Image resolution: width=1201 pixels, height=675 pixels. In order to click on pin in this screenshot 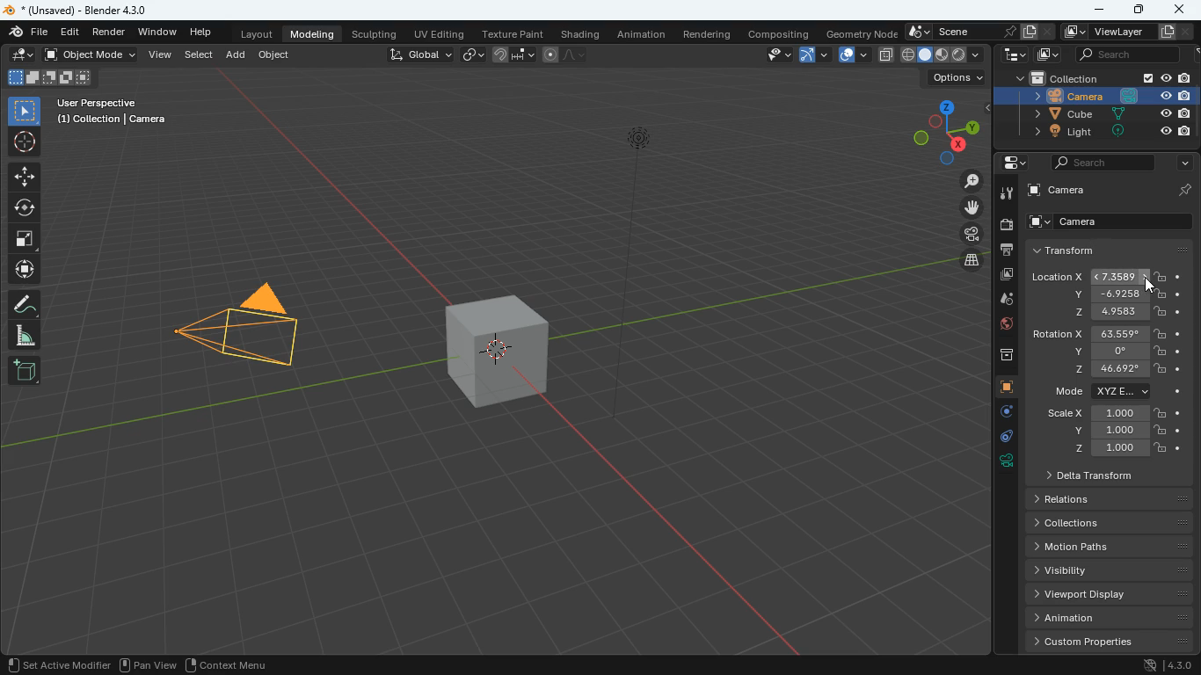, I will do `click(1186, 192)`.